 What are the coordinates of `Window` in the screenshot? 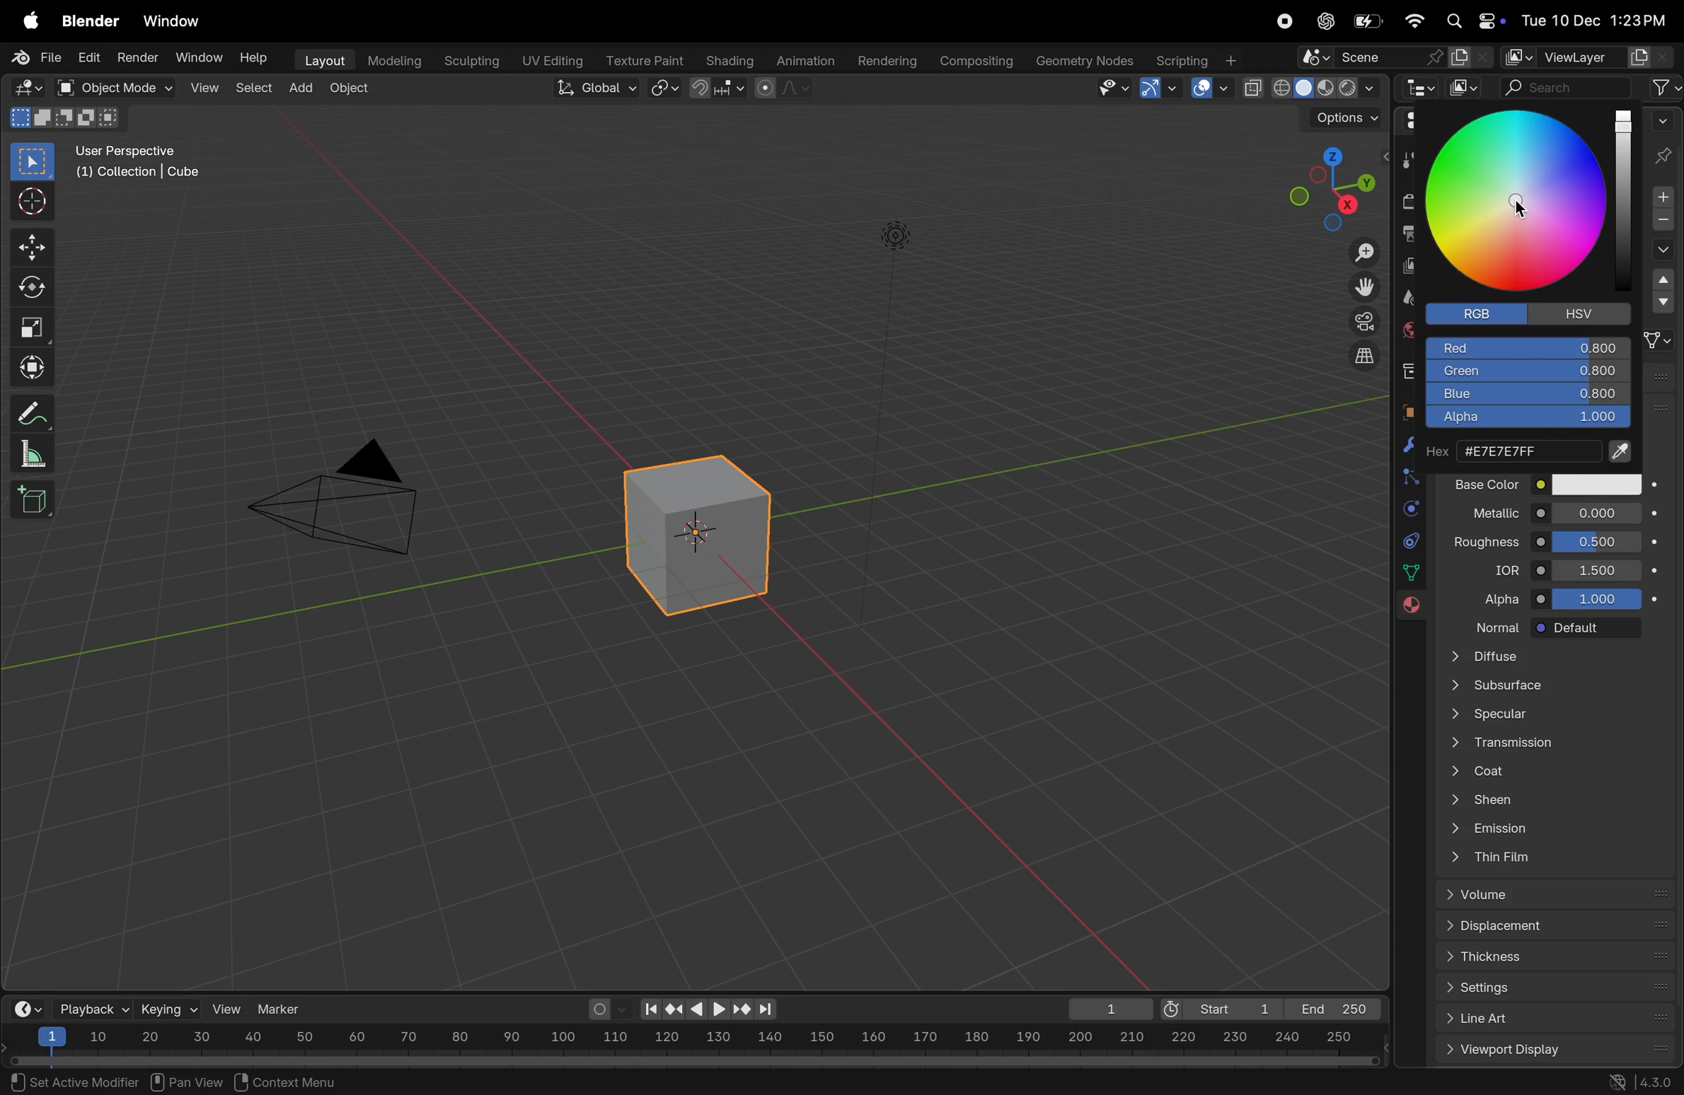 It's located at (200, 57).